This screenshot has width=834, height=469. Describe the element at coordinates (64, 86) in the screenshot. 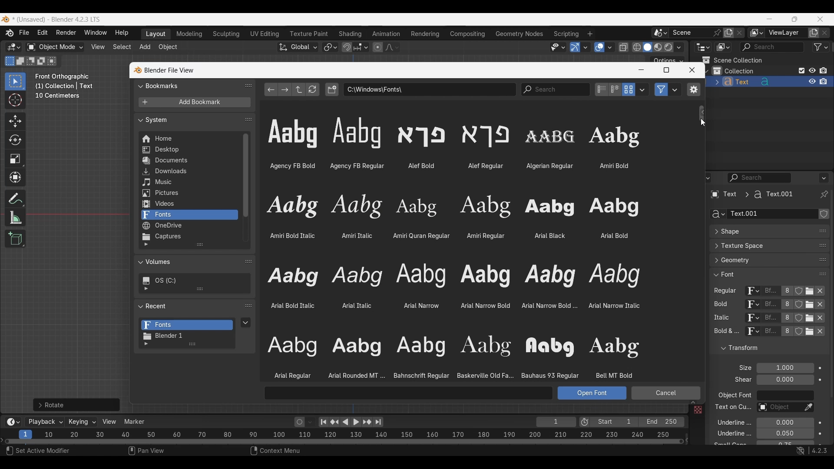

I see `Frame description changed` at that location.